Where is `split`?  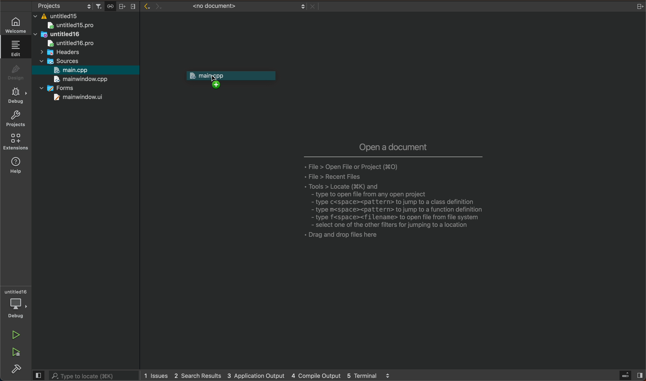 split is located at coordinates (122, 6).